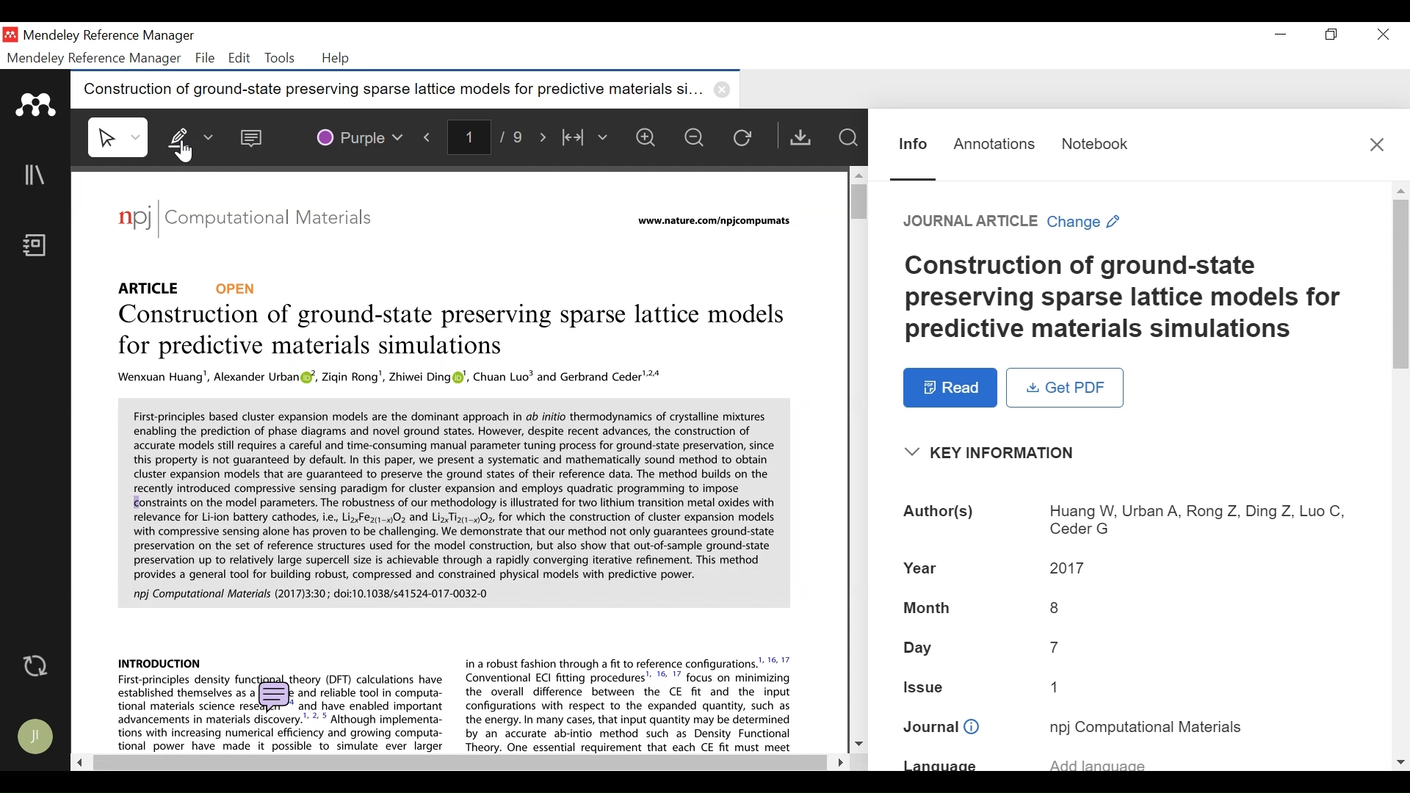 This screenshot has height=793, width=1410. What do you see at coordinates (120, 137) in the screenshot?
I see `Select` at bounding box center [120, 137].